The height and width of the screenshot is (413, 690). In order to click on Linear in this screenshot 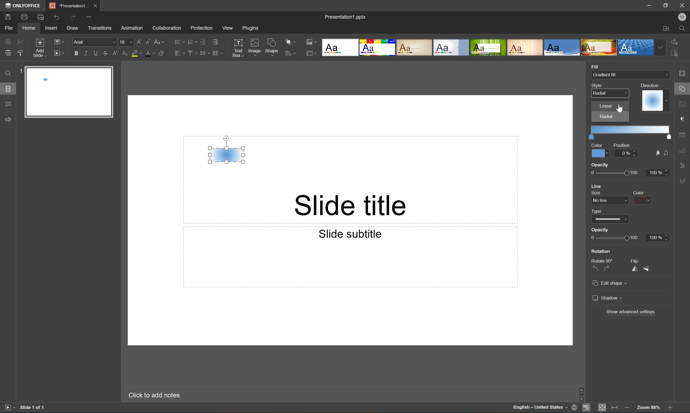, I will do `click(606, 105)`.